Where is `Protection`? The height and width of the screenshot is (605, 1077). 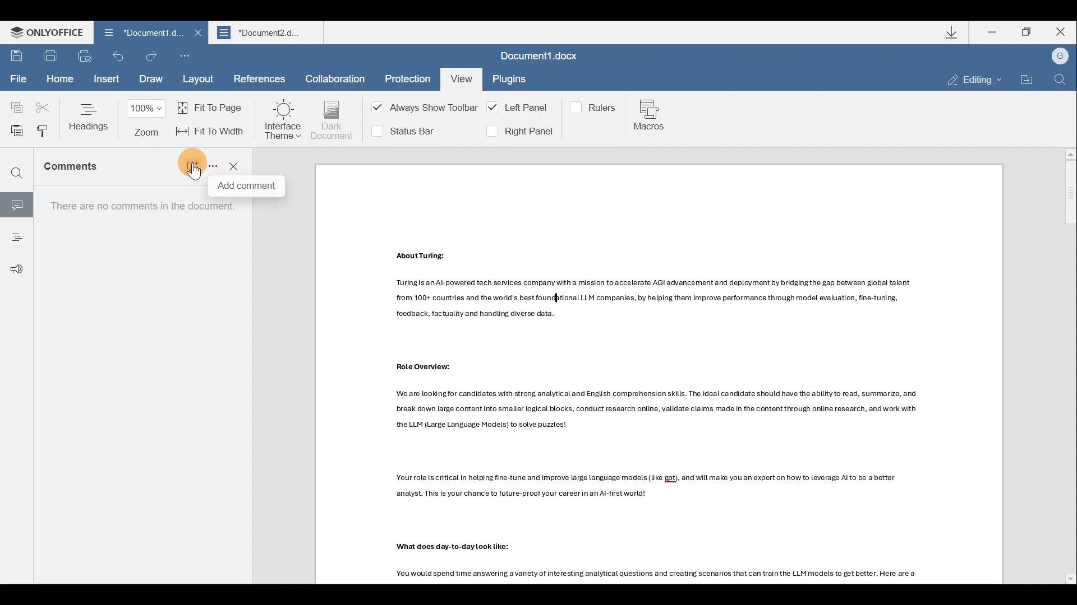 Protection is located at coordinates (404, 77).